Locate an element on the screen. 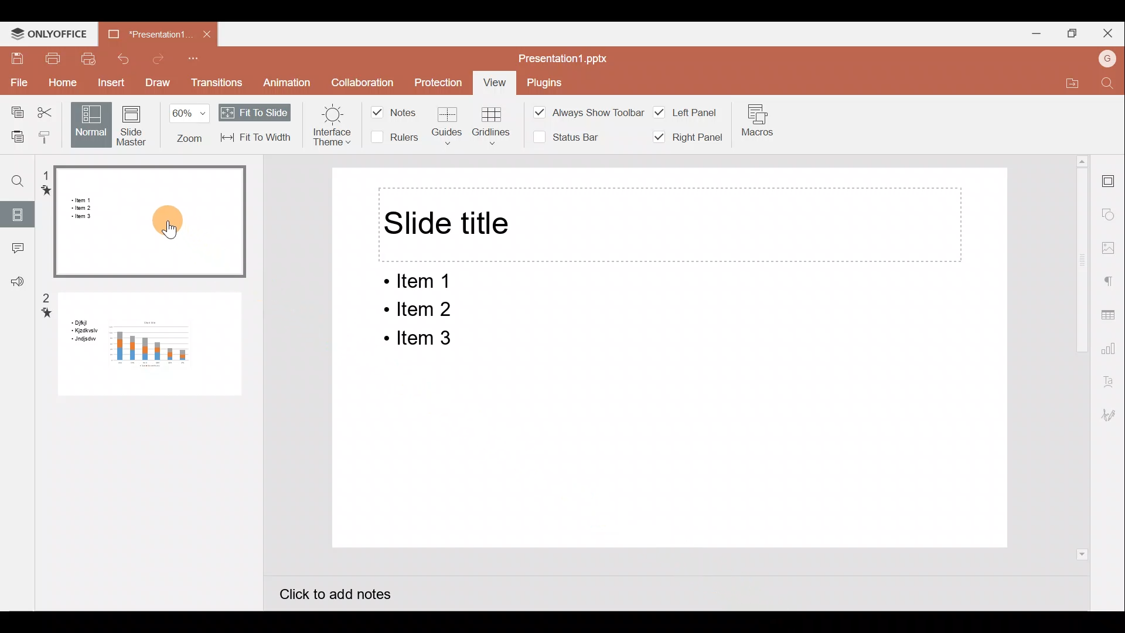  Presentation1. is located at coordinates (145, 34).